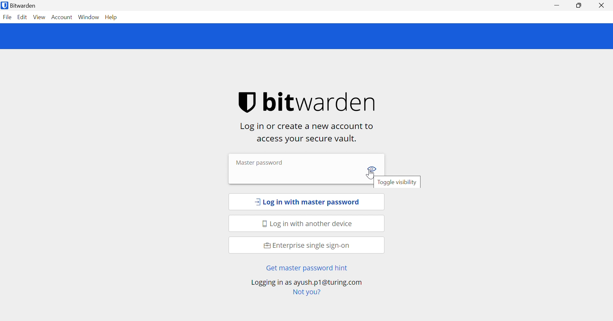 The width and height of the screenshot is (613, 321). Describe the element at coordinates (368, 176) in the screenshot. I see `Cursor` at that location.